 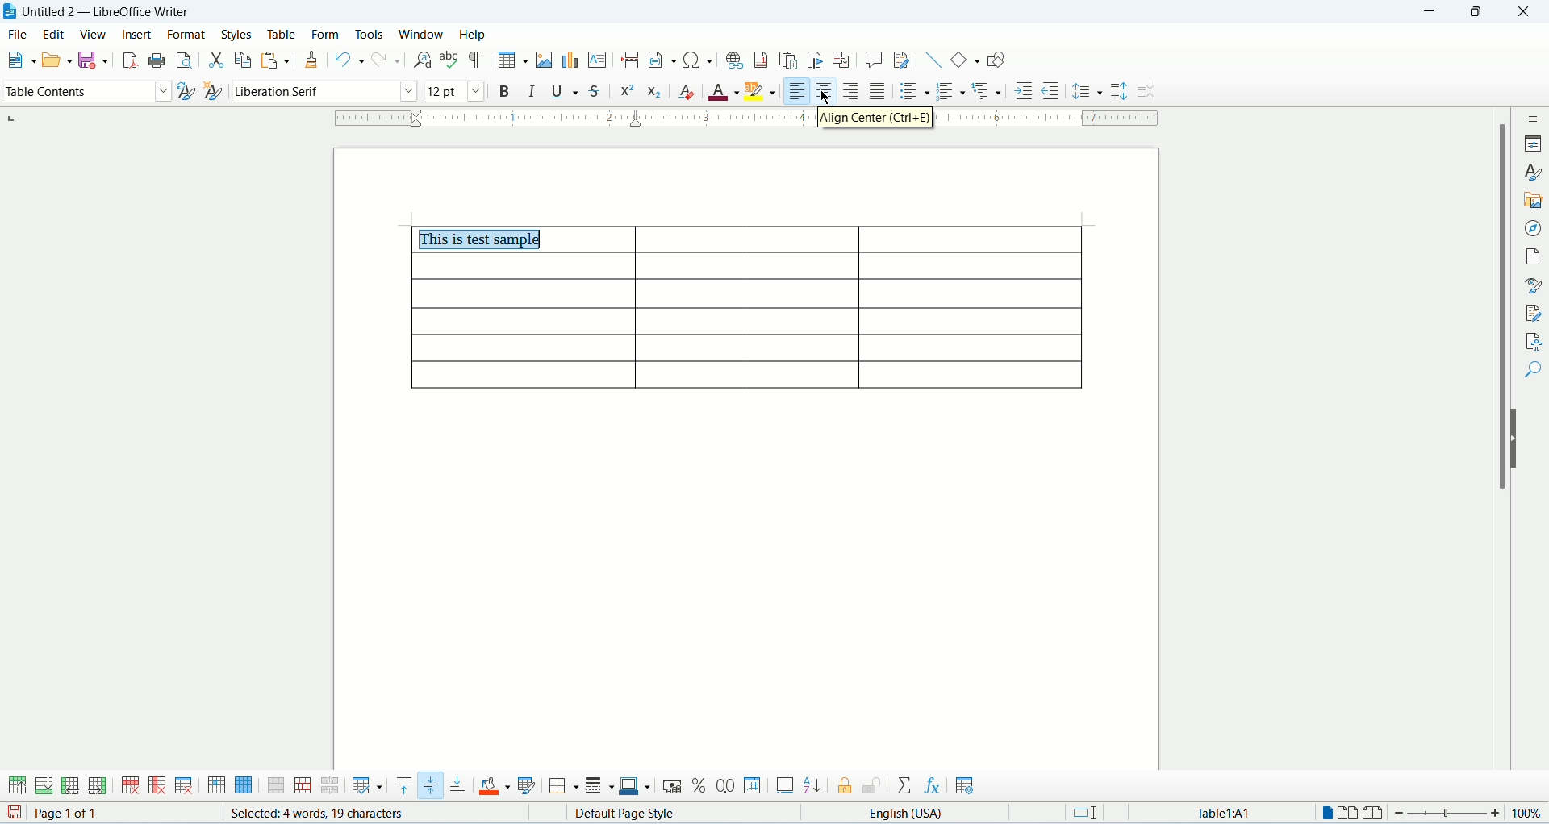 What do you see at coordinates (1534, 339) in the screenshot?
I see `accessibility check` at bounding box center [1534, 339].